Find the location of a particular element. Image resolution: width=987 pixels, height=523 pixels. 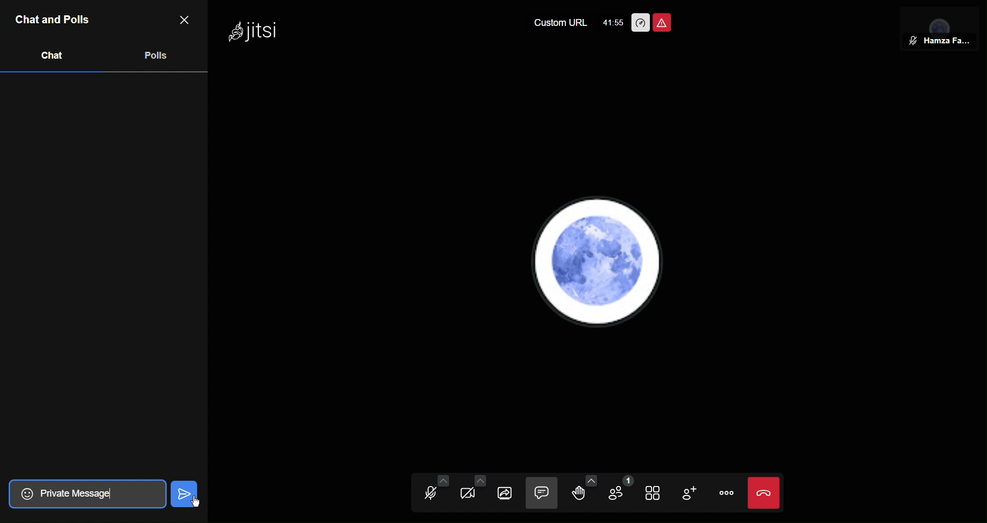

Add Participant is located at coordinates (696, 494).